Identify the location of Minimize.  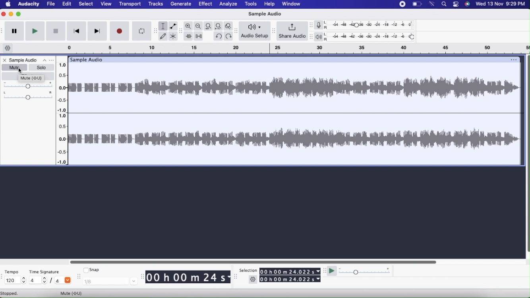
(19, 15).